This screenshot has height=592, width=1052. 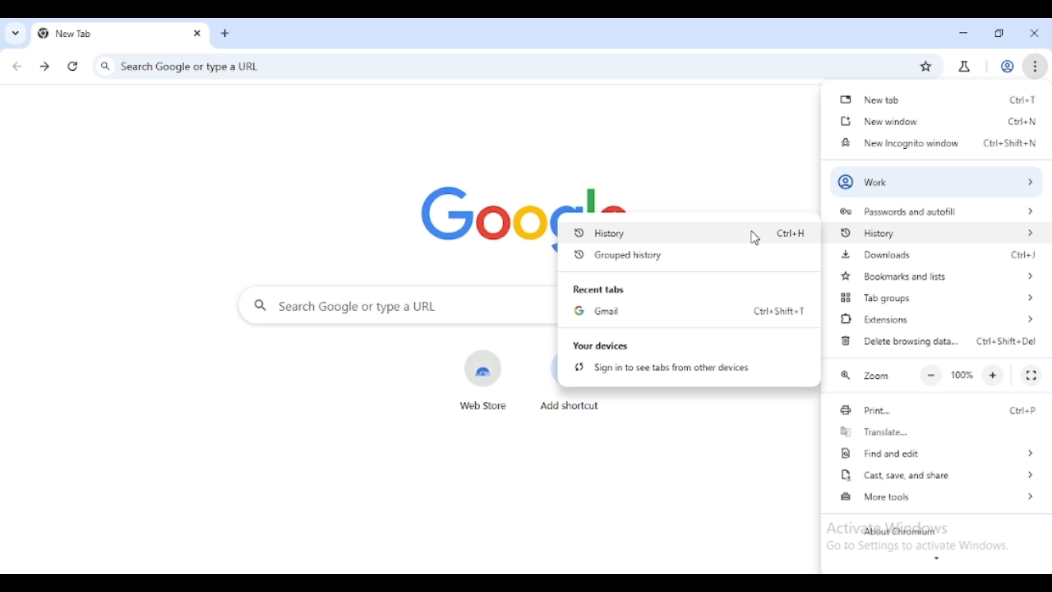 What do you see at coordinates (488, 66) in the screenshot?
I see `search google or type a URL` at bounding box center [488, 66].